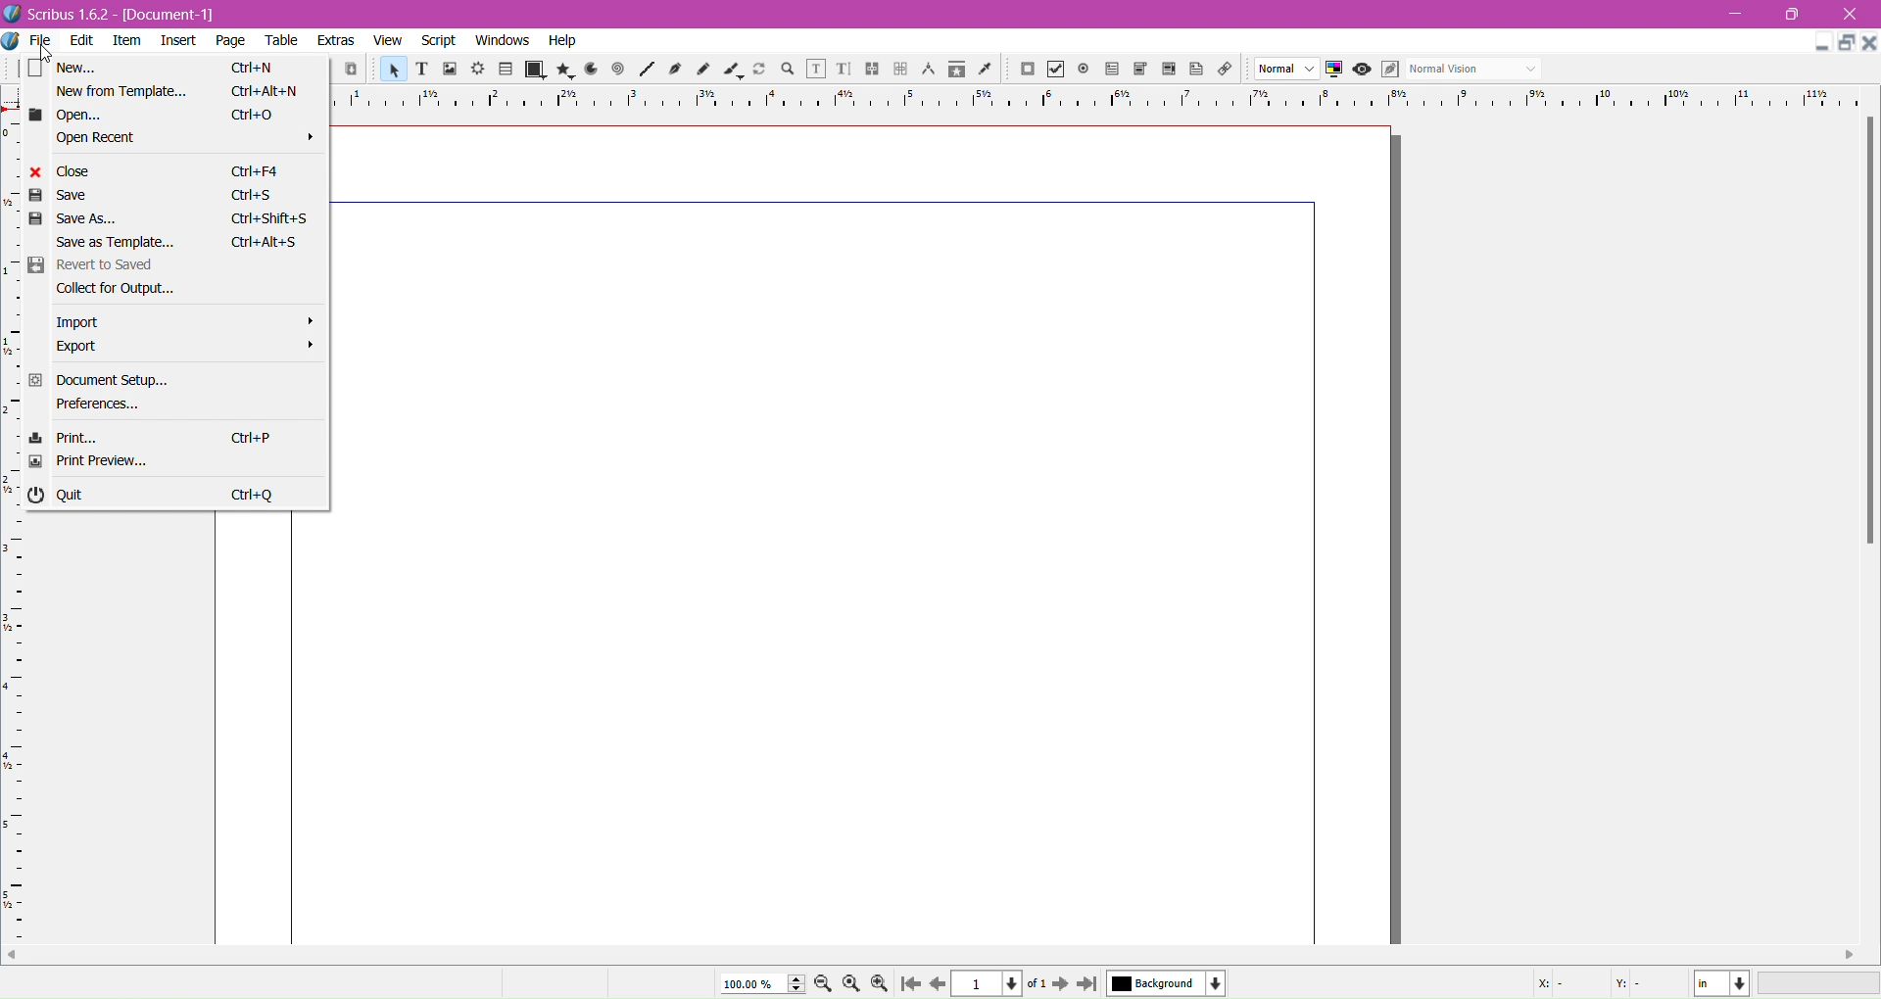 The height and width of the screenshot is (999, 1881). What do you see at coordinates (966, 13) in the screenshot?
I see `Title bar color change after click` at bounding box center [966, 13].